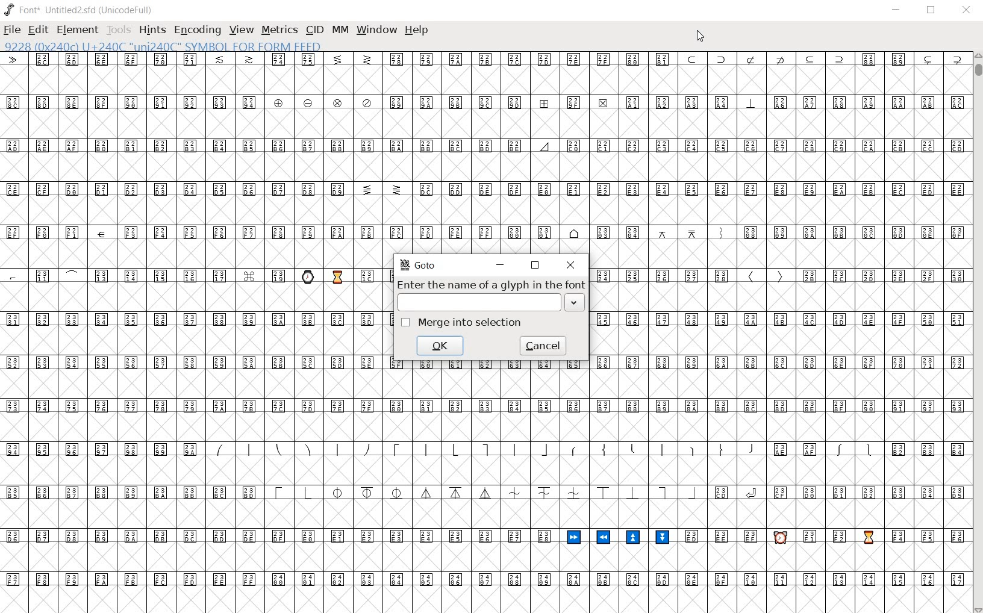 The image size is (983, 613). What do you see at coordinates (932, 10) in the screenshot?
I see `restore` at bounding box center [932, 10].